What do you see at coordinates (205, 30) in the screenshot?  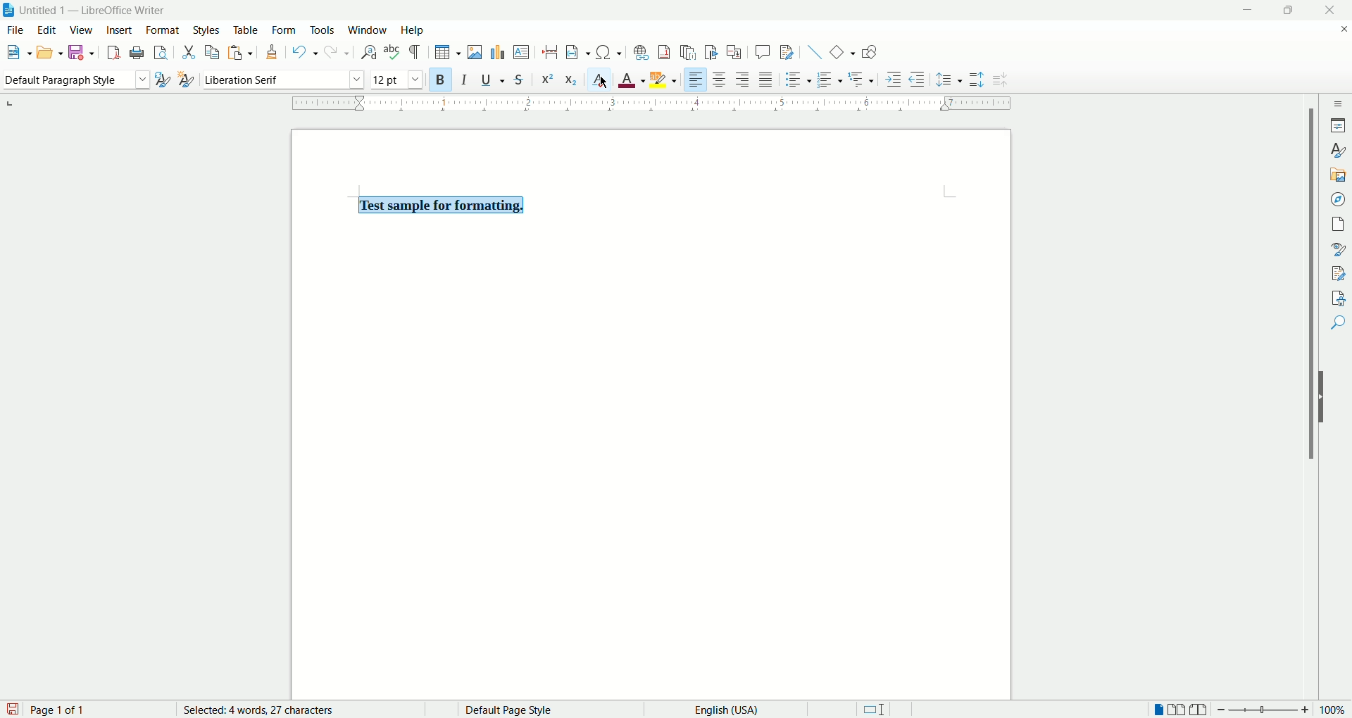 I see `style` at bounding box center [205, 30].